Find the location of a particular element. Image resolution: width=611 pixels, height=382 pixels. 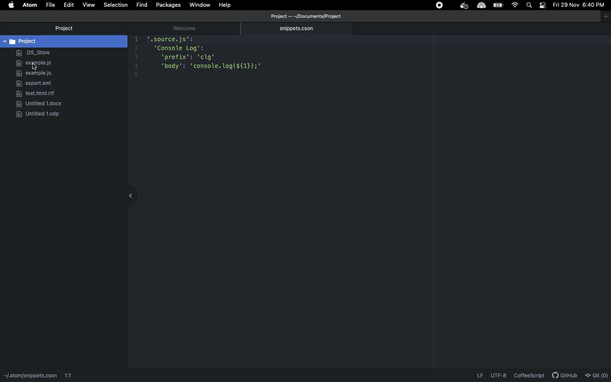

collapse is located at coordinates (130, 195).